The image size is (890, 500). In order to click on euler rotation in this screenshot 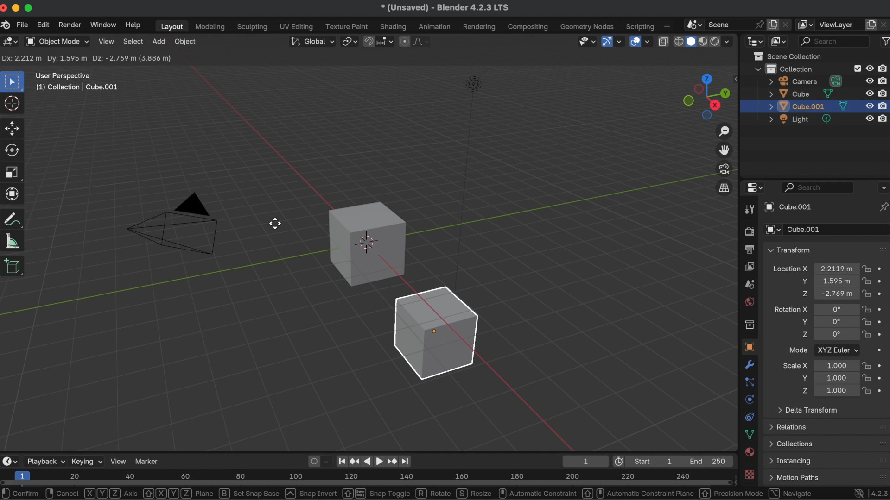, I will do `click(836, 335)`.